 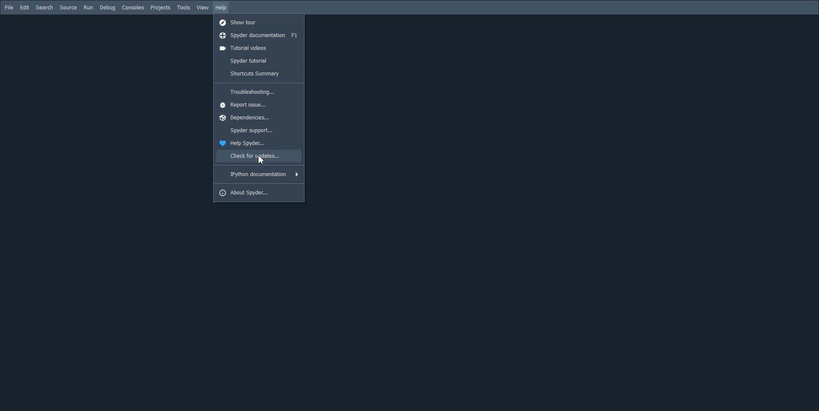 I want to click on Spyder tutorial, so click(x=258, y=61).